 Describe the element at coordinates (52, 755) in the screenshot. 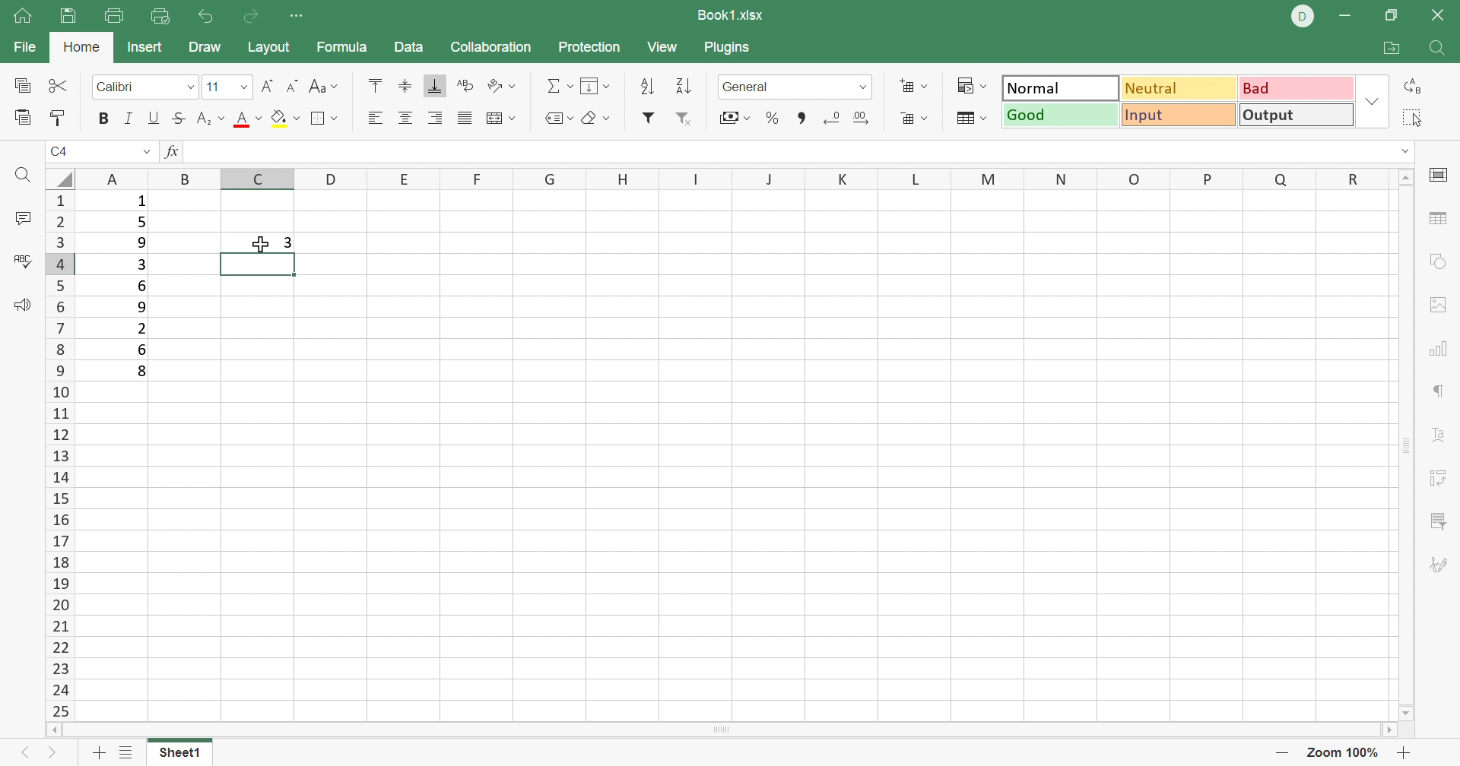

I see `Next` at that location.